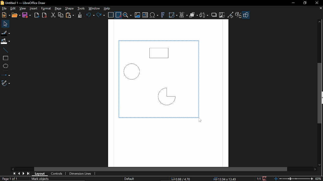 The width and height of the screenshot is (323, 181). What do you see at coordinates (238, 15) in the screenshot?
I see `Toggle extrusion` at bounding box center [238, 15].